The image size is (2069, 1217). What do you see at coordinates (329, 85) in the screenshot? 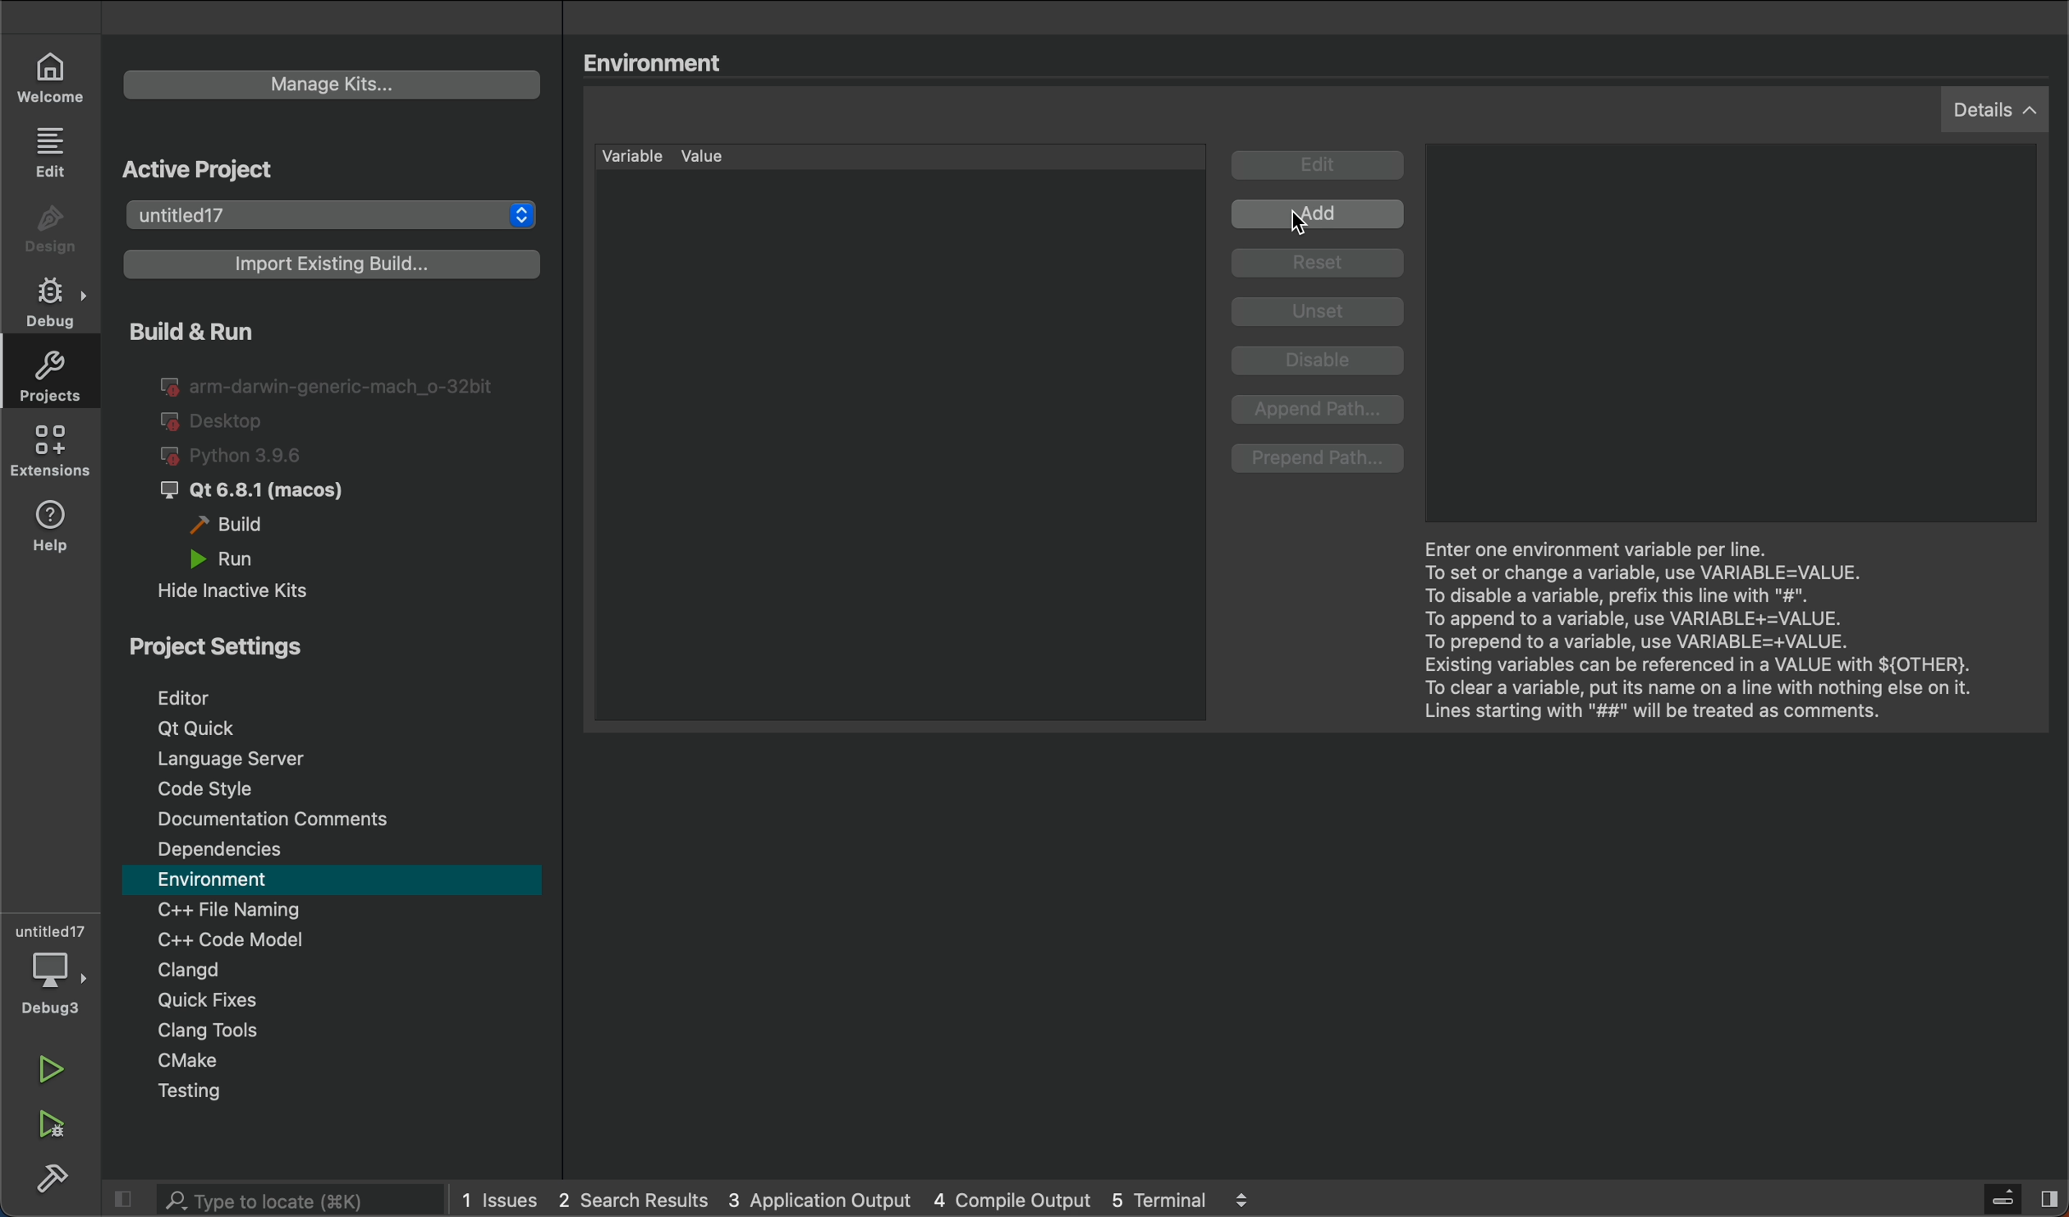
I see `kits` at bounding box center [329, 85].